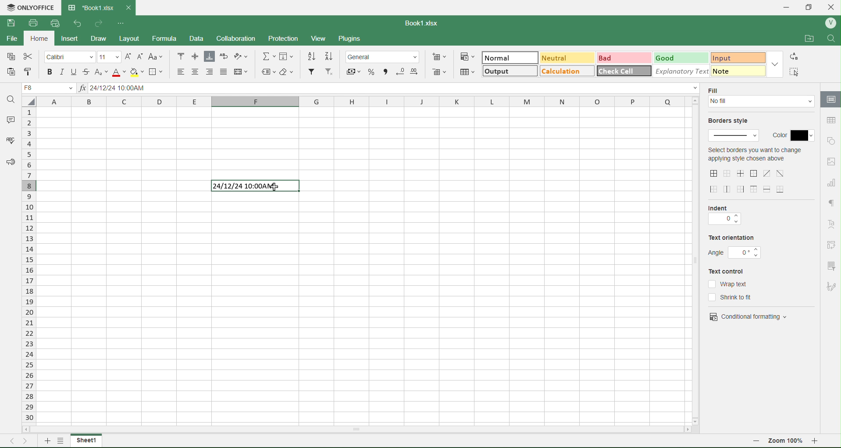  What do you see at coordinates (14, 440) in the screenshot?
I see `perious sheet` at bounding box center [14, 440].